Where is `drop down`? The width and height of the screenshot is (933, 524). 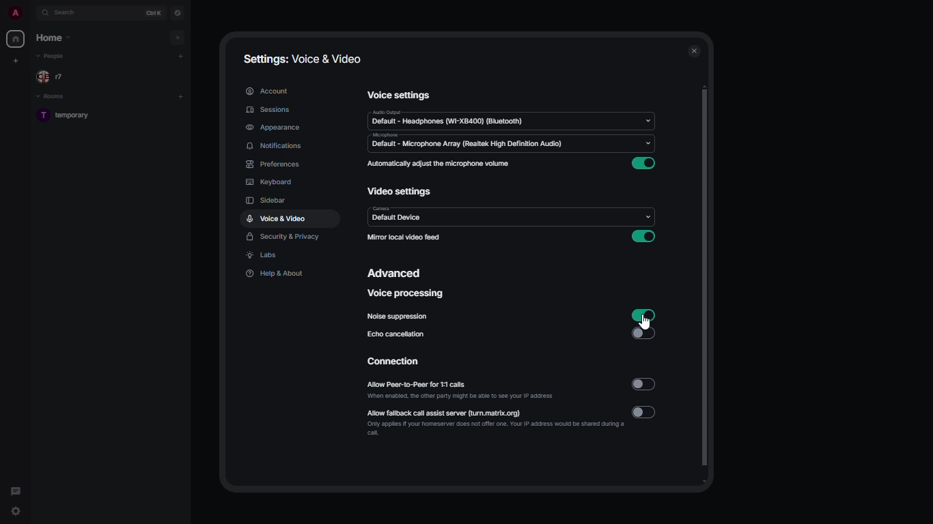
drop down is located at coordinates (651, 147).